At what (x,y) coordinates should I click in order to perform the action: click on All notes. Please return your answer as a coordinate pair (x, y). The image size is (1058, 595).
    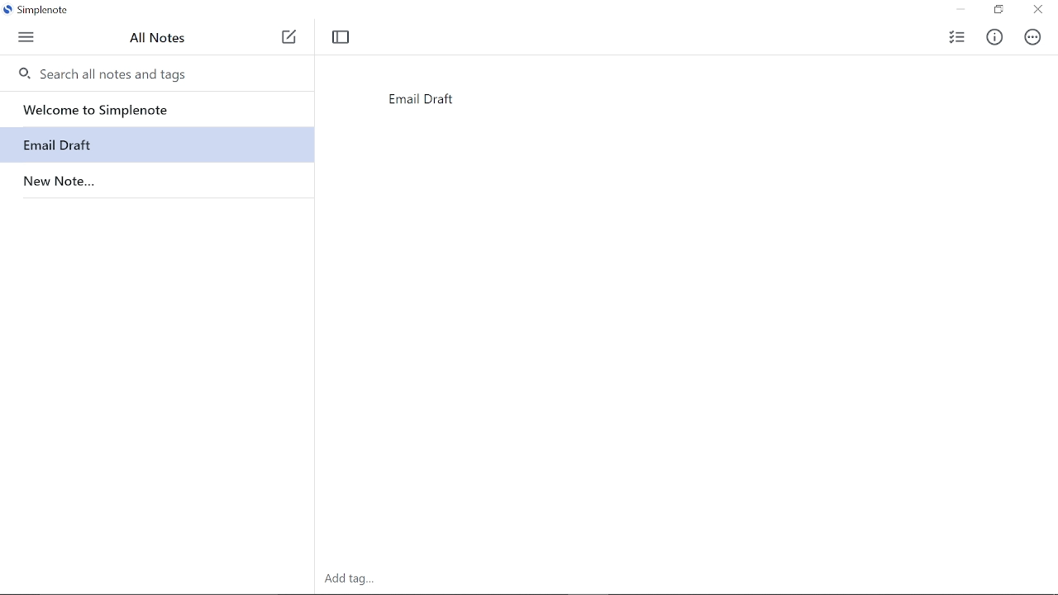
    Looking at the image, I should click on (179, 38).